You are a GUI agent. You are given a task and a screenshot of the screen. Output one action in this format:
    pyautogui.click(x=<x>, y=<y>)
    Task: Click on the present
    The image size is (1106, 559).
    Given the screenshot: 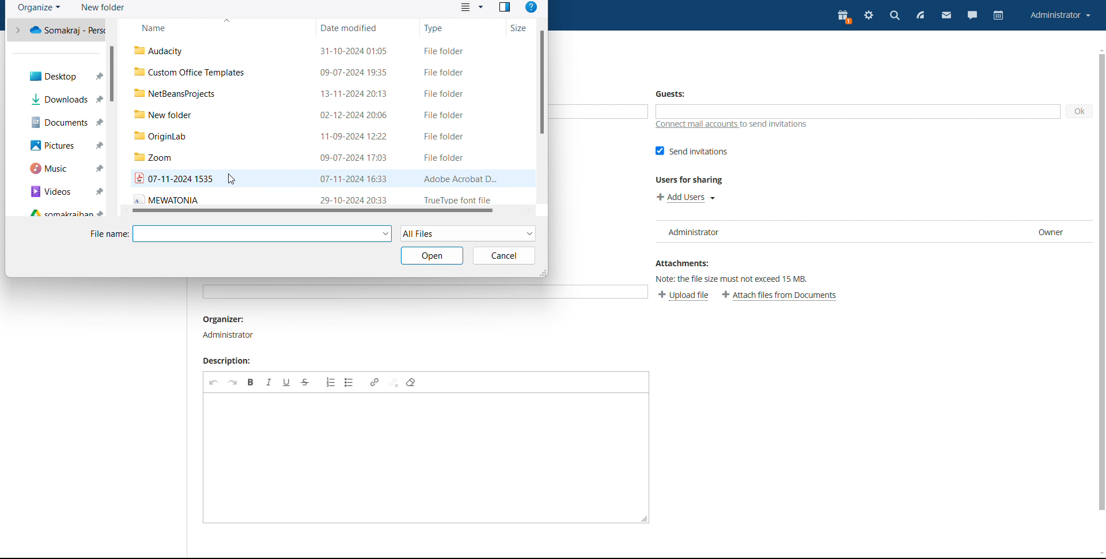 What is the action you would take?
    pyautogui.click(x=843, y=17)
    